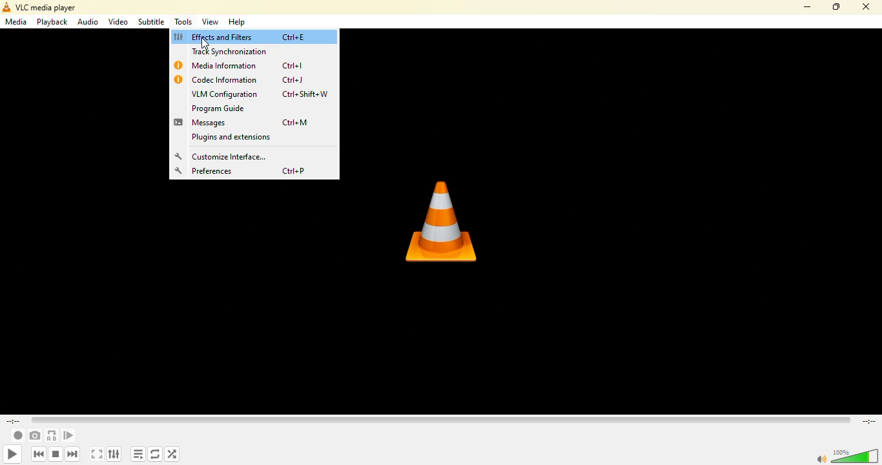  What do you see at coordinates (835, 6) in the screenshot?
I see `maximize` at bounding box center [835, 6].